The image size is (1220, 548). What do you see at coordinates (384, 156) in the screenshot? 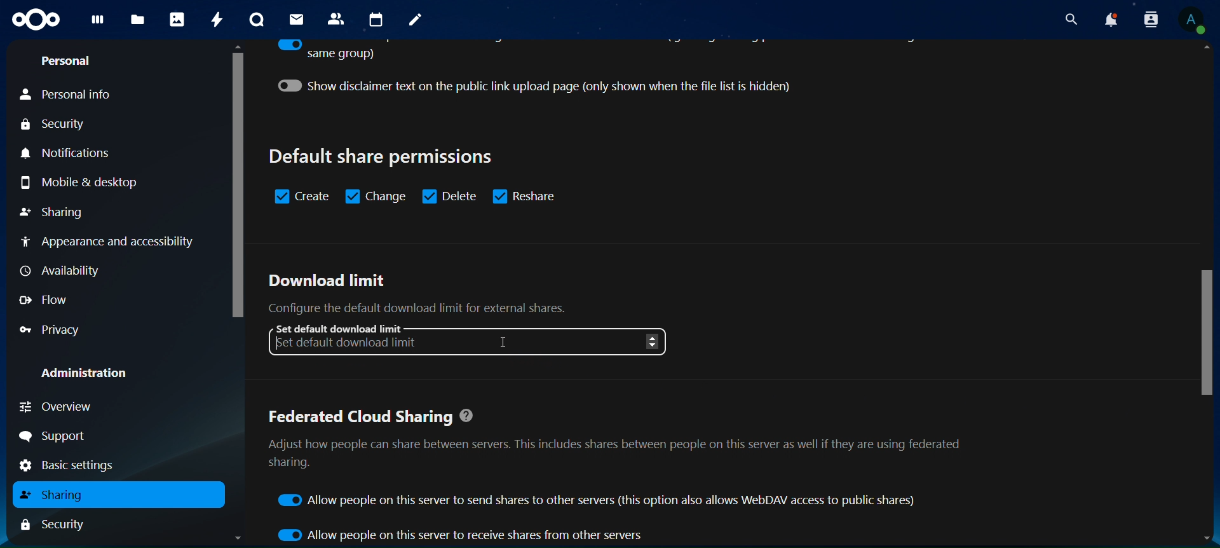
I see `default share permissions` at bounding box center [384, 156].